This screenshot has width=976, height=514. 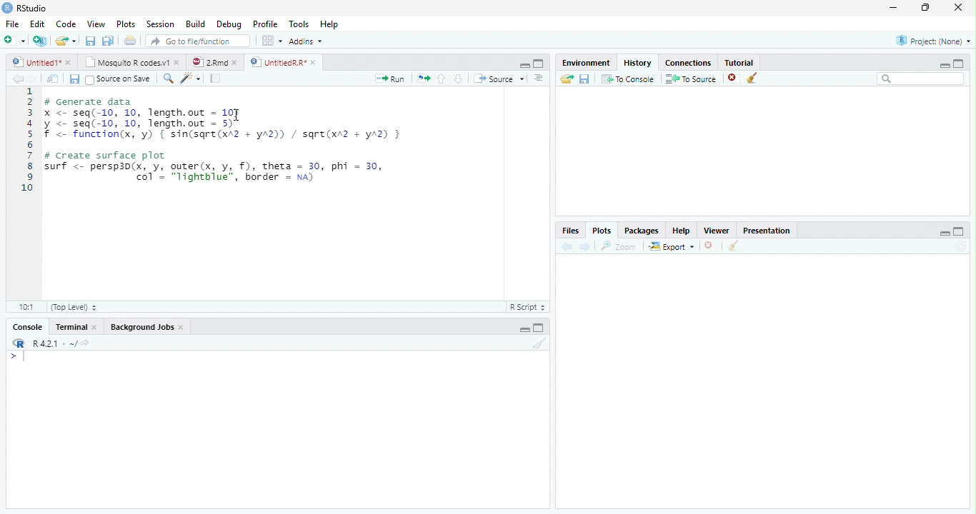 I want to click on Save current document, so click(x=74, y=79).